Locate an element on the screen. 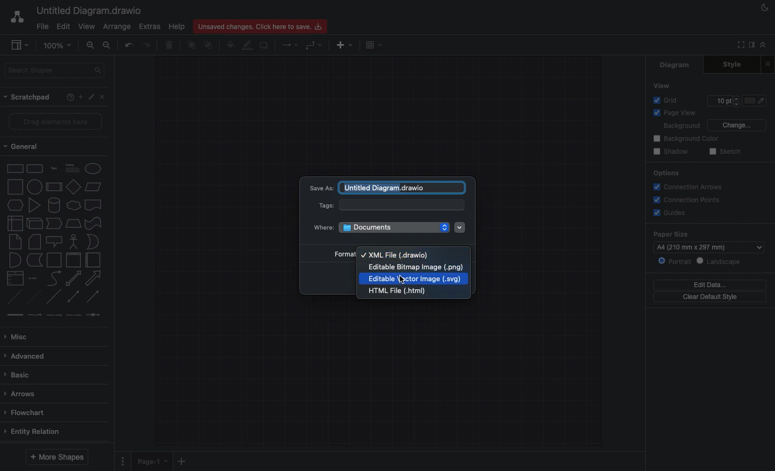 The width and height of the screenshot is (775, 471). Cursor is located at coordinates (401, 281).